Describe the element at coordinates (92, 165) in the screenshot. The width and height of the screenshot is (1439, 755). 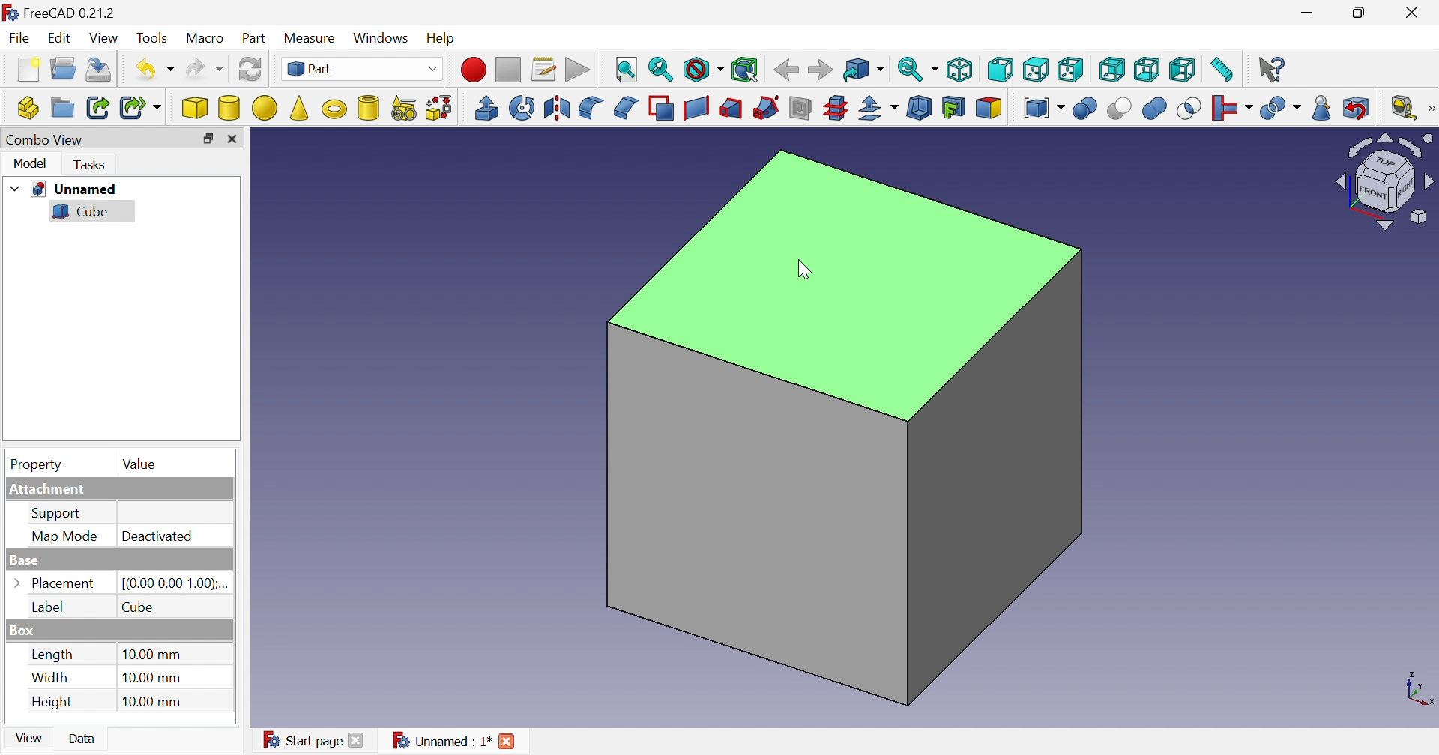
I see `Tasks` at that location.